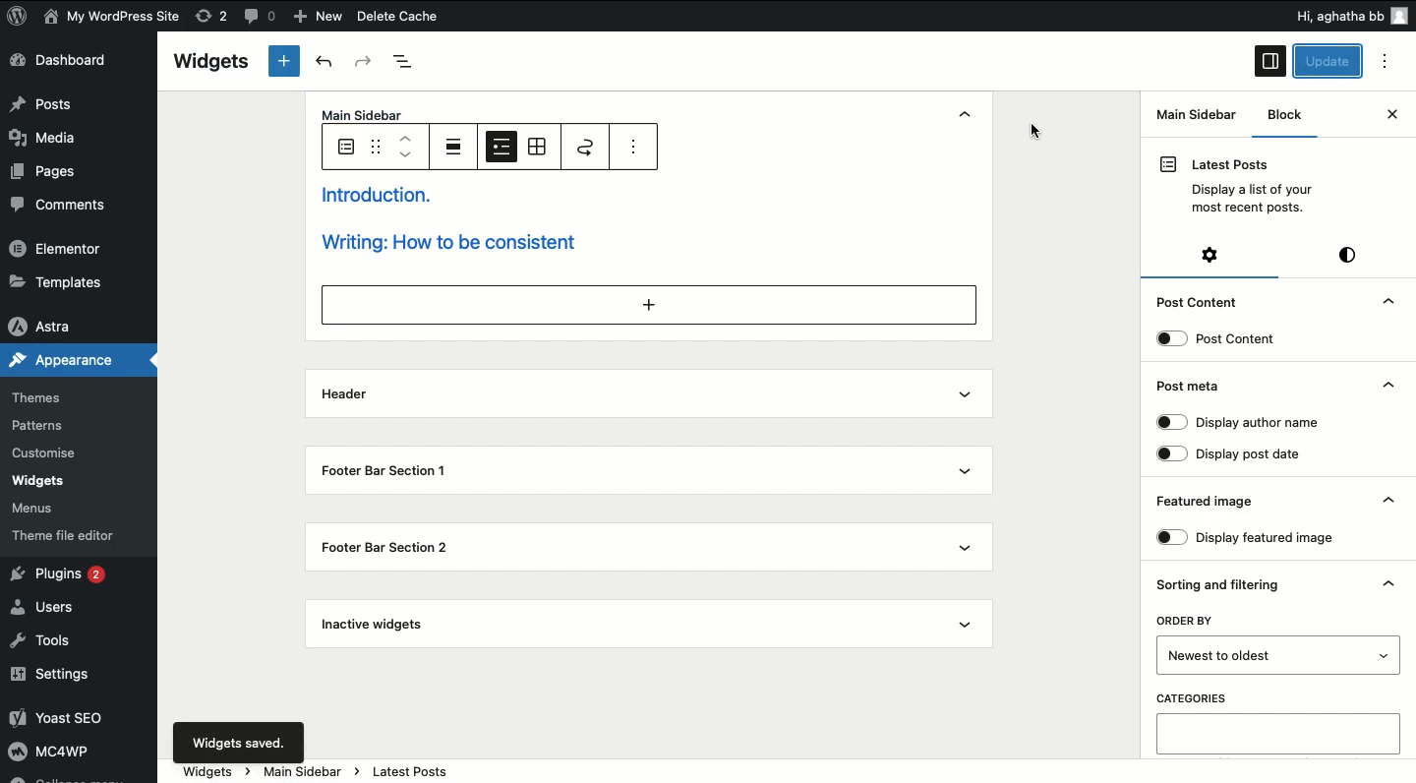 Image resolution: width=1416 pixels, height=783 pixels. I want to click on Document overview, so click(412, 66).